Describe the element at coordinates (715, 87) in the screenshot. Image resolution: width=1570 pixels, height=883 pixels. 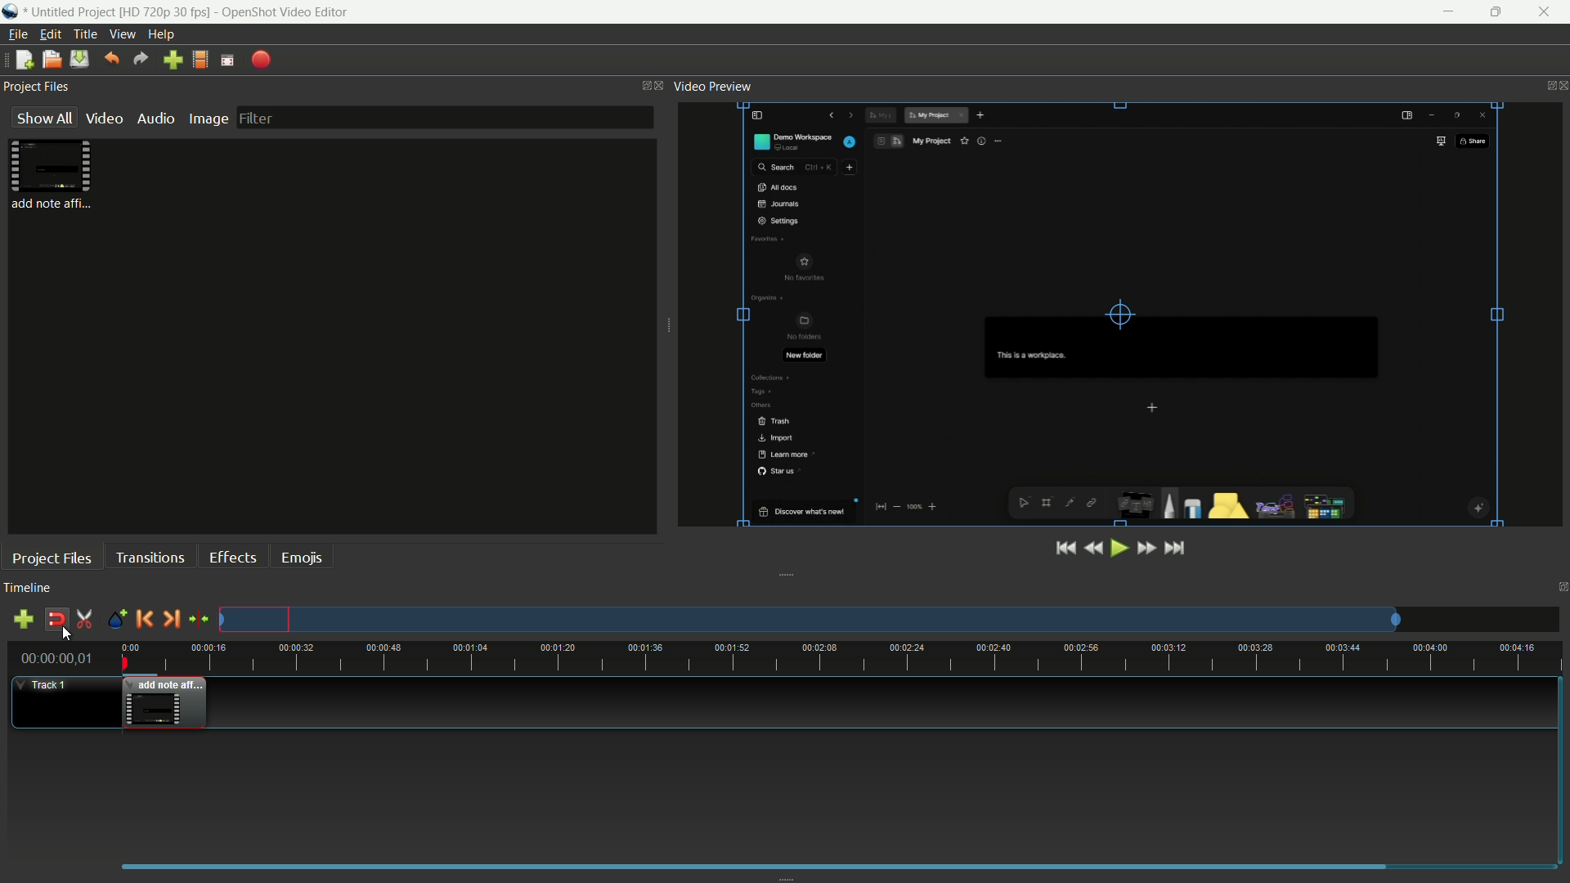
I see `video preview` at that location.